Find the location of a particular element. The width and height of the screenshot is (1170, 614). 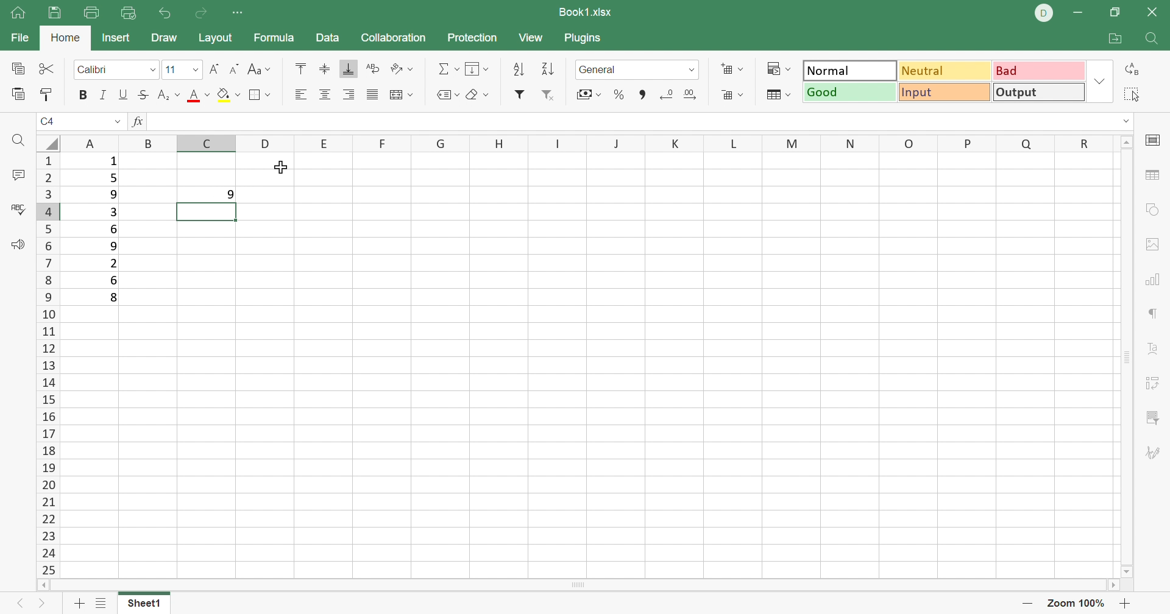

Replace is located at coordinates (1132, 68).